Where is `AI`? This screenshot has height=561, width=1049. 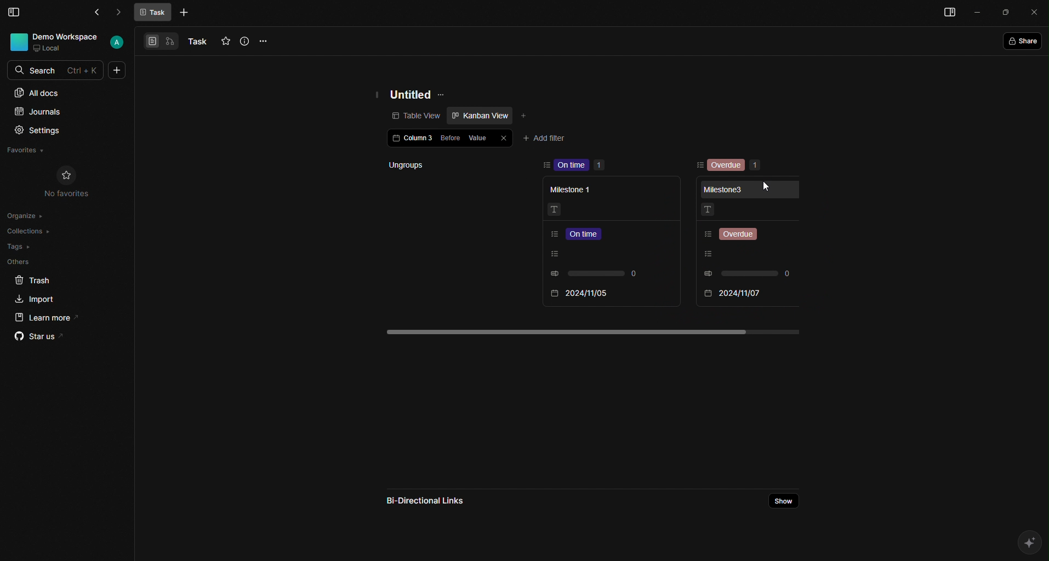
AI is located at coordinates (1031, 544).